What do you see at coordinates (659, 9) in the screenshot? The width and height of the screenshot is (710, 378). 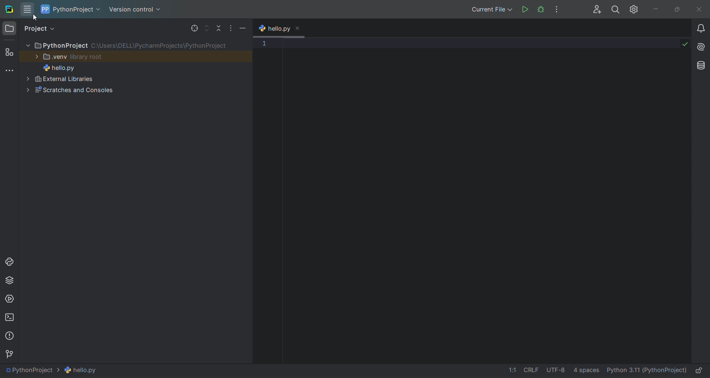 I see `minimize` at bounding box center [659, 9].